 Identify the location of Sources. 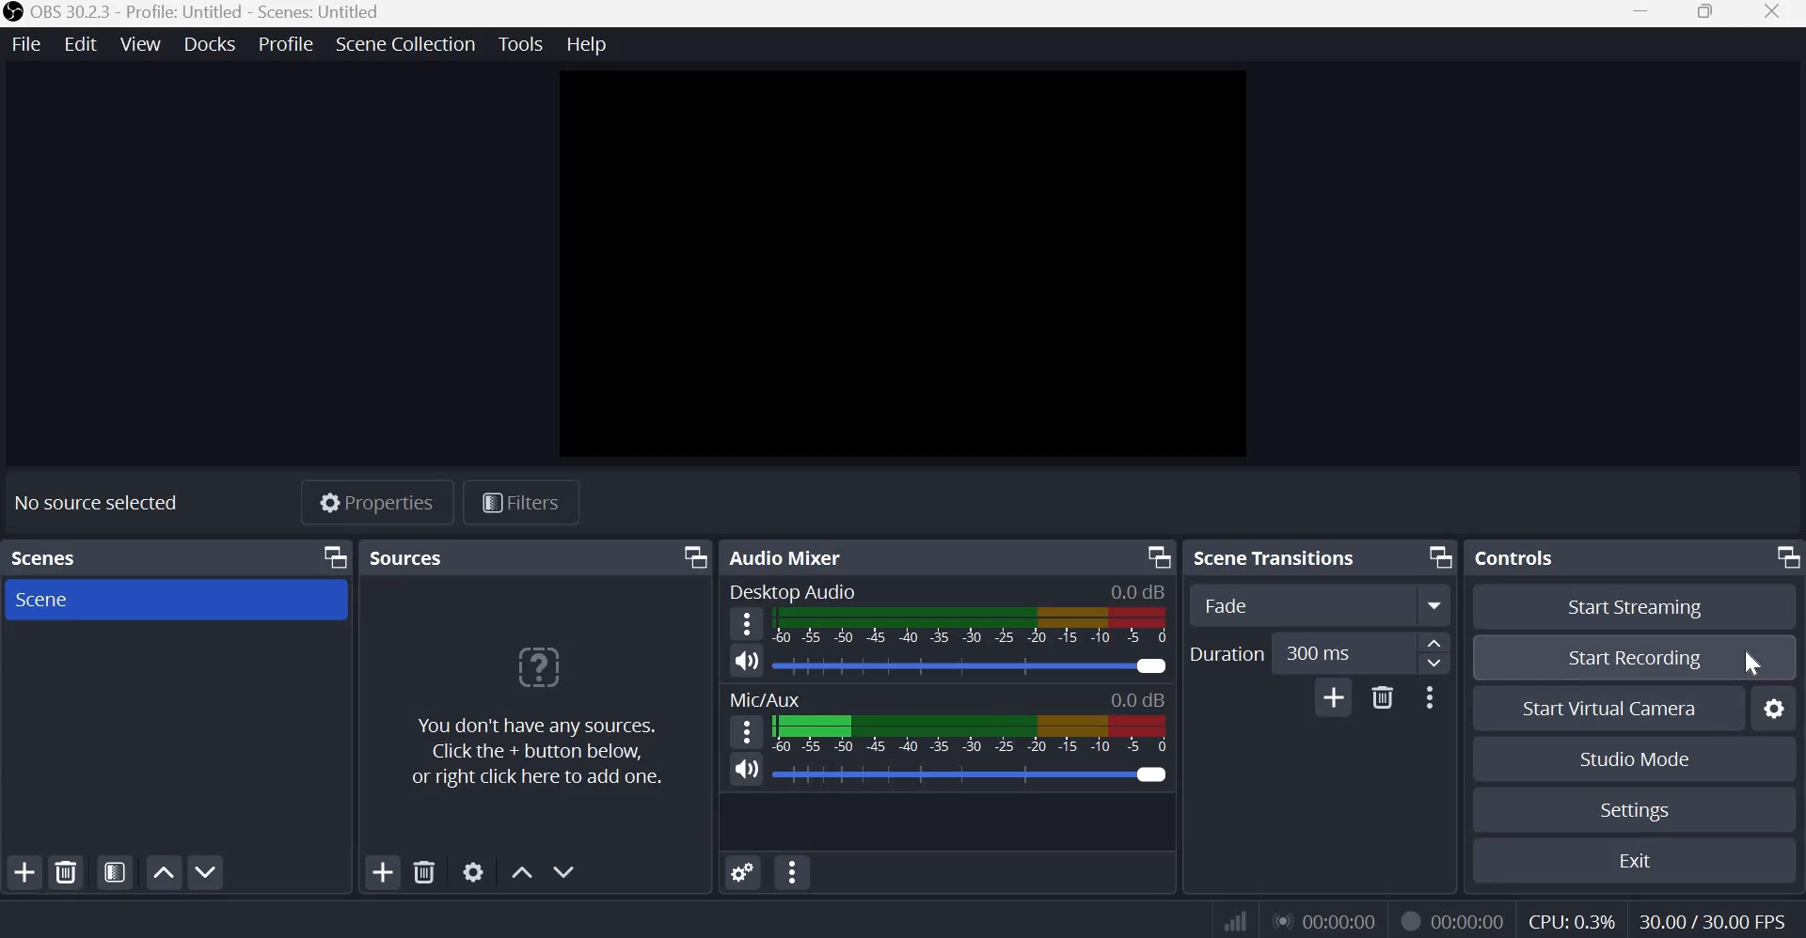
(480, 557).